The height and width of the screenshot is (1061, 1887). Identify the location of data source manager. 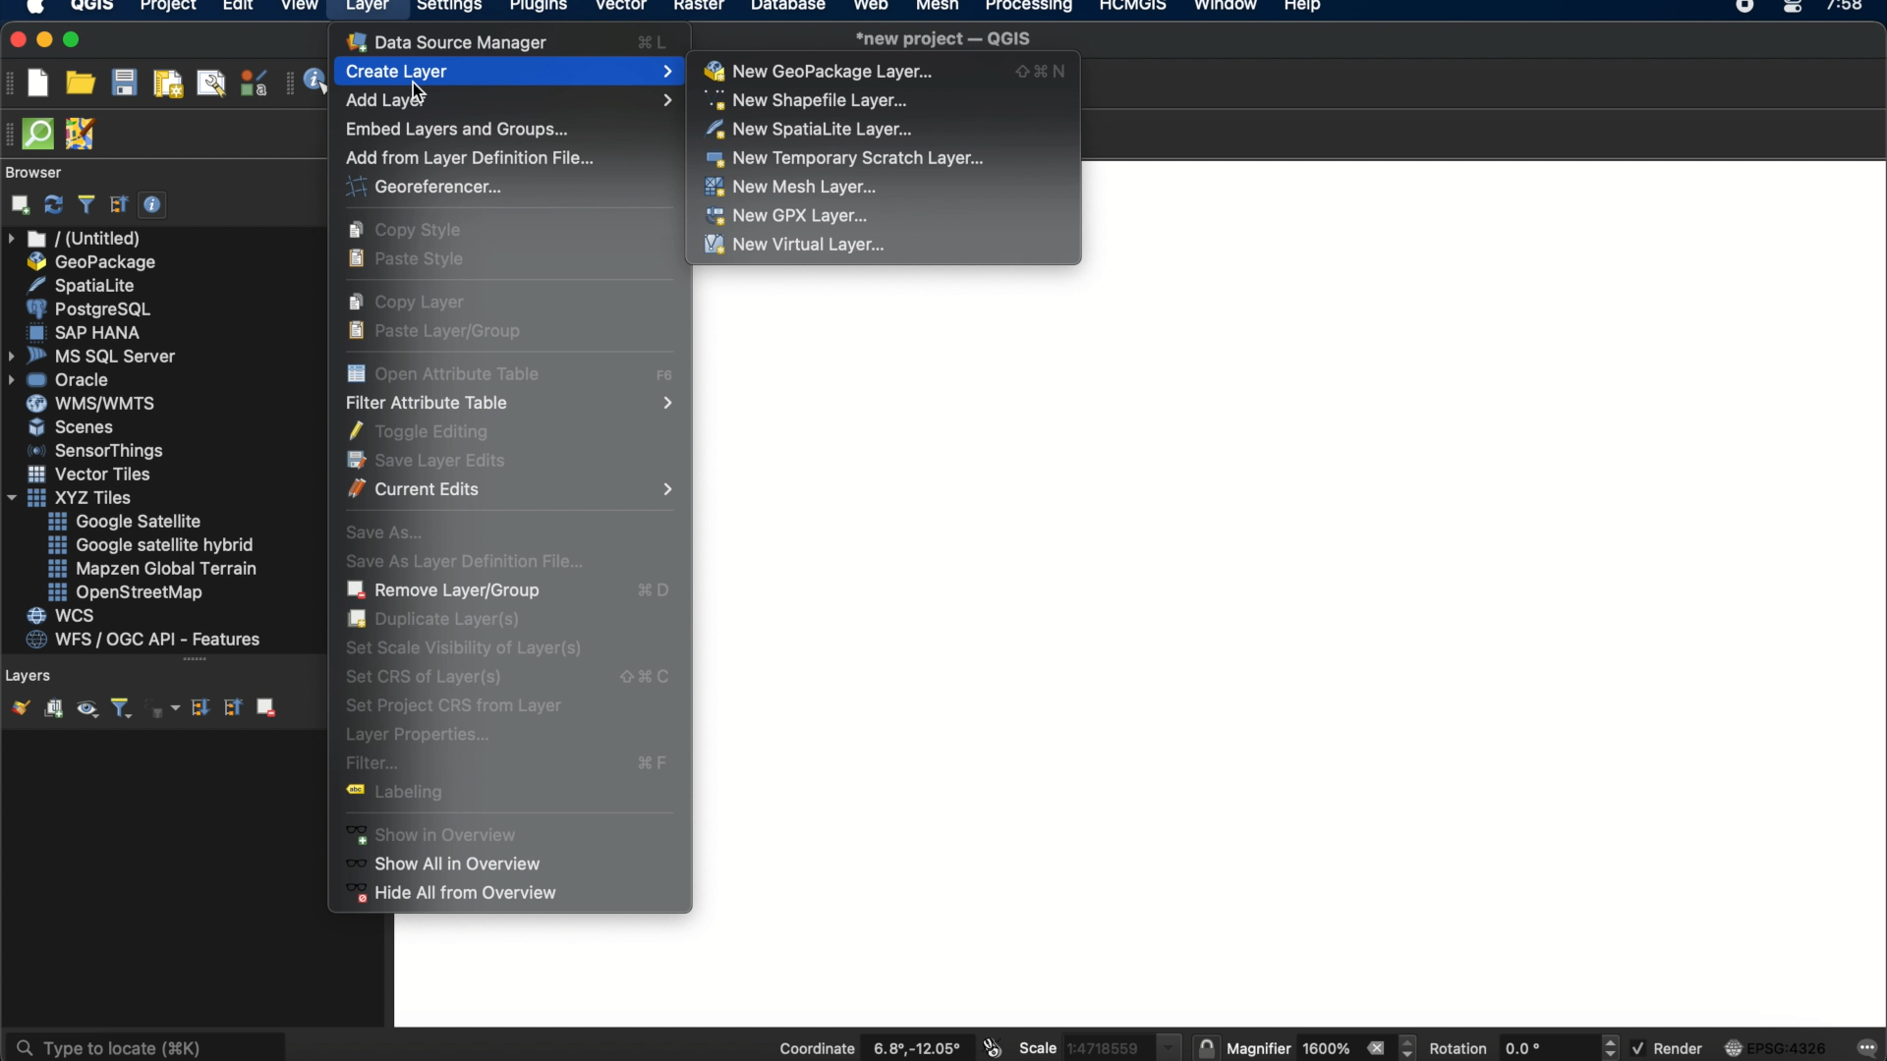
(505, 41).